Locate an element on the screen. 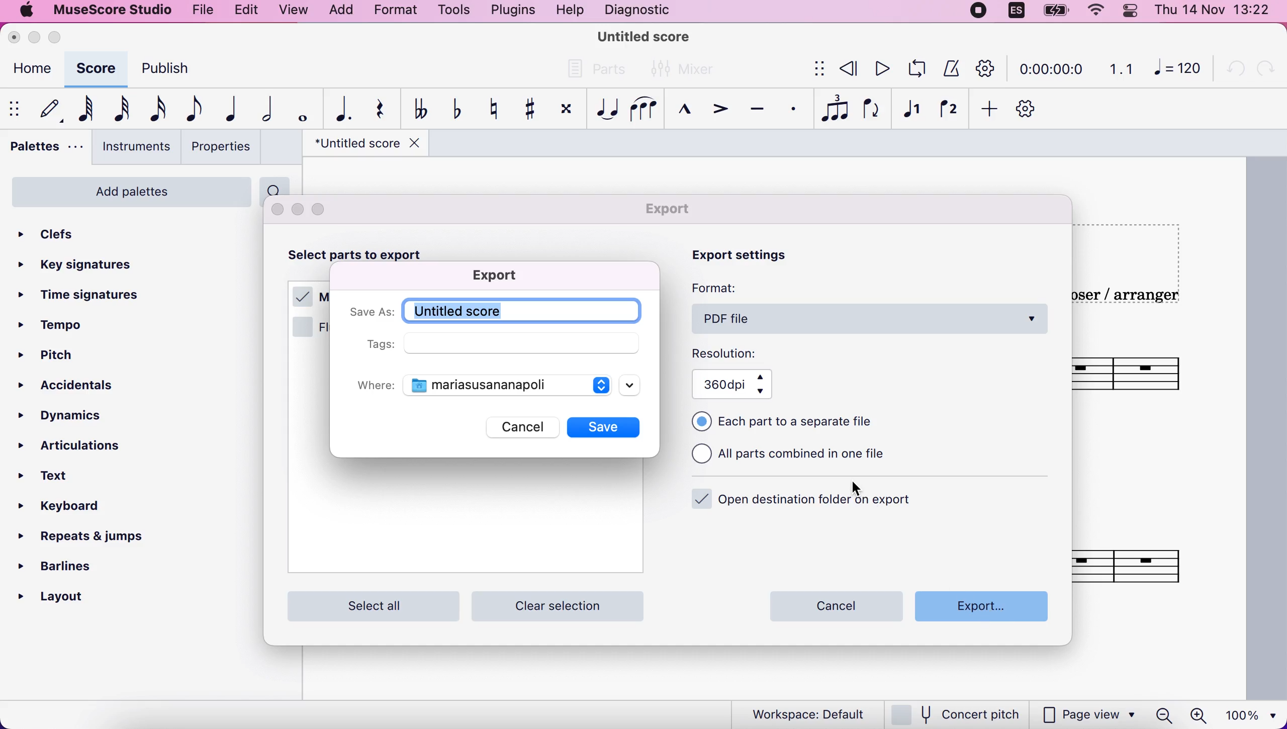 Image resolution: width=1287 pixels, height=729 pixels. cancel is located at coordinates (521, 427).